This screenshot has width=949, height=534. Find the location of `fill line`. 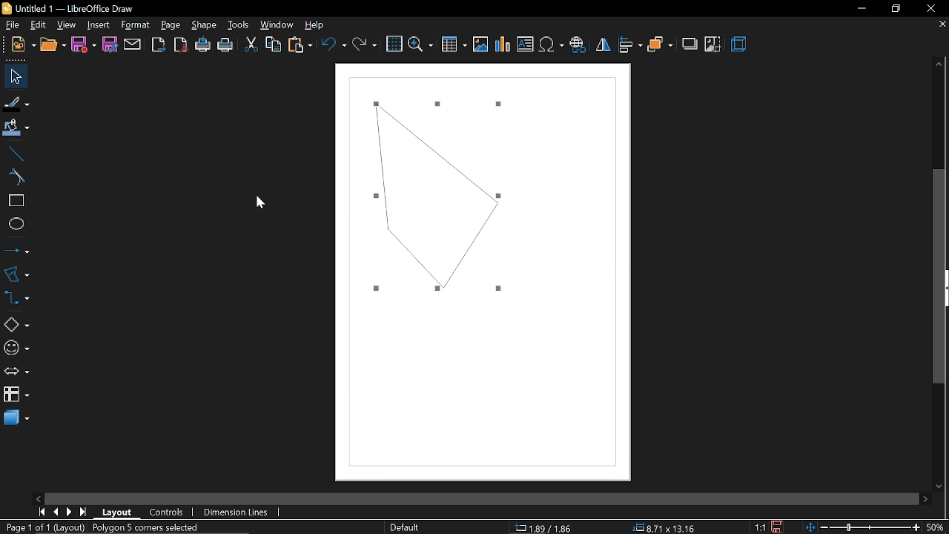

fill line is located at coordinates (15, 102).